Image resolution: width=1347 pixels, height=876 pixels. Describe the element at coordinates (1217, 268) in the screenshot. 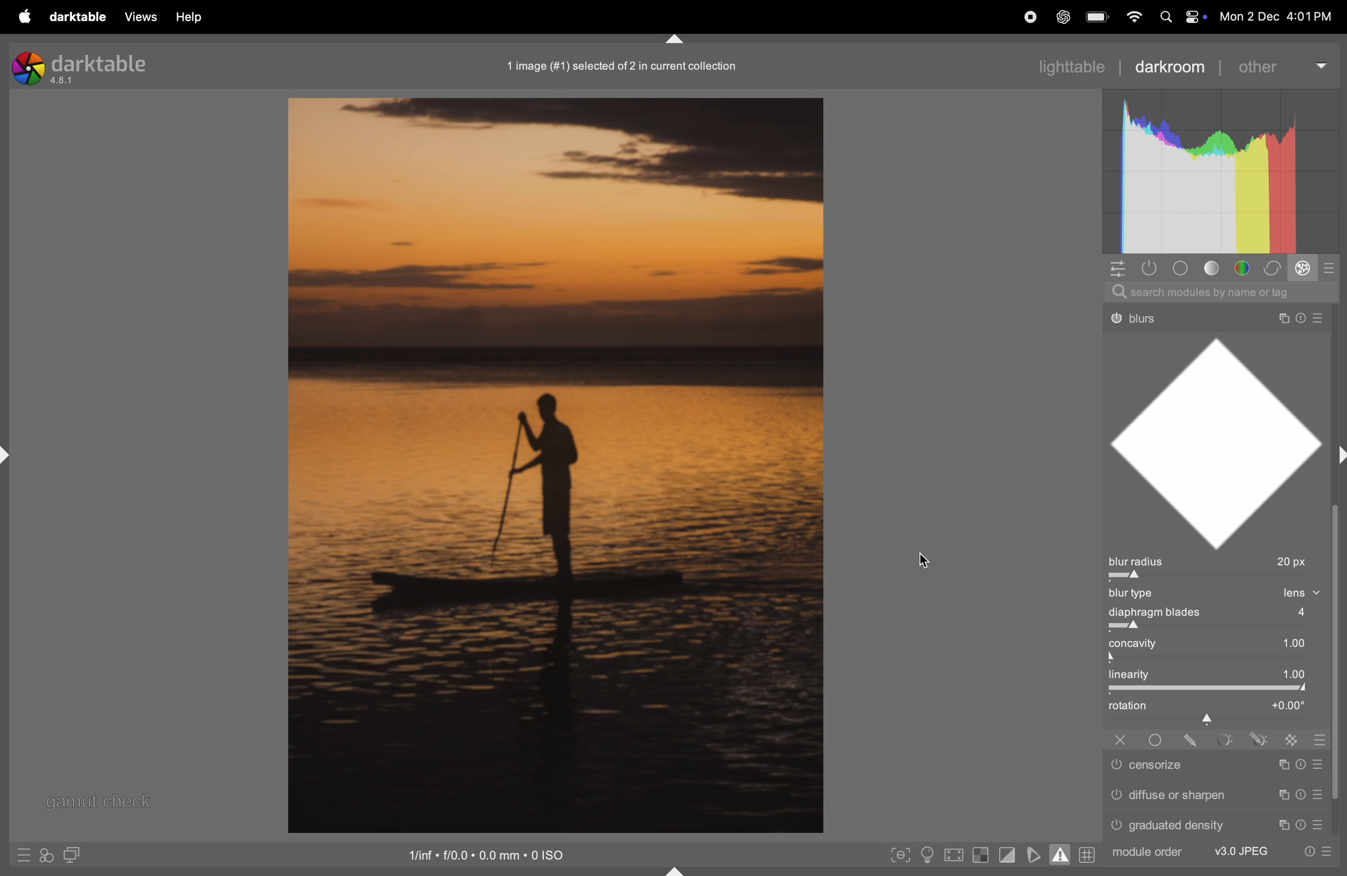

I see `tone` at that location.